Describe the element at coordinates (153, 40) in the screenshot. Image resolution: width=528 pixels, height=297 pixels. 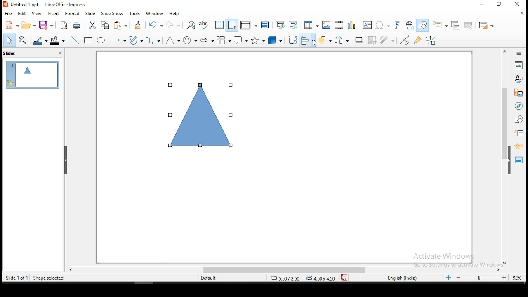
I see `connectors` at that location.